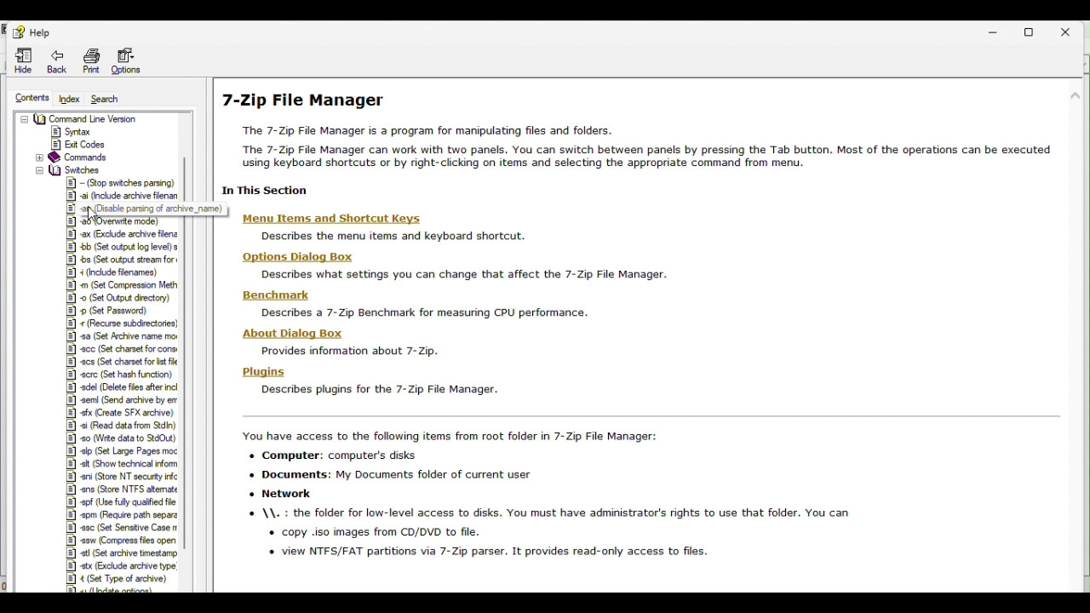 The height and width of the screenshot is (613, 1090). What do you see at coordinates (116, 297) in the screenshot?
I see `1%] © (Set Output directory)` at bounding box center [116, 297].